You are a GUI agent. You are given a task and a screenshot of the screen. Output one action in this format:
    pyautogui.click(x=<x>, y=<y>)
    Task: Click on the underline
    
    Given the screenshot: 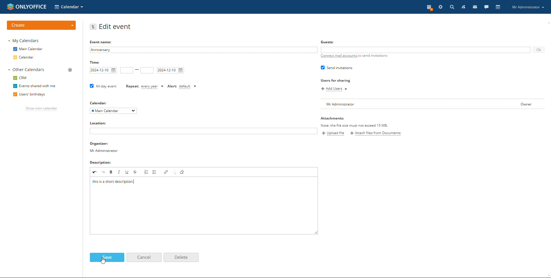 What is the action you would take?
    pyautogui.click(x=127, y=172)
    